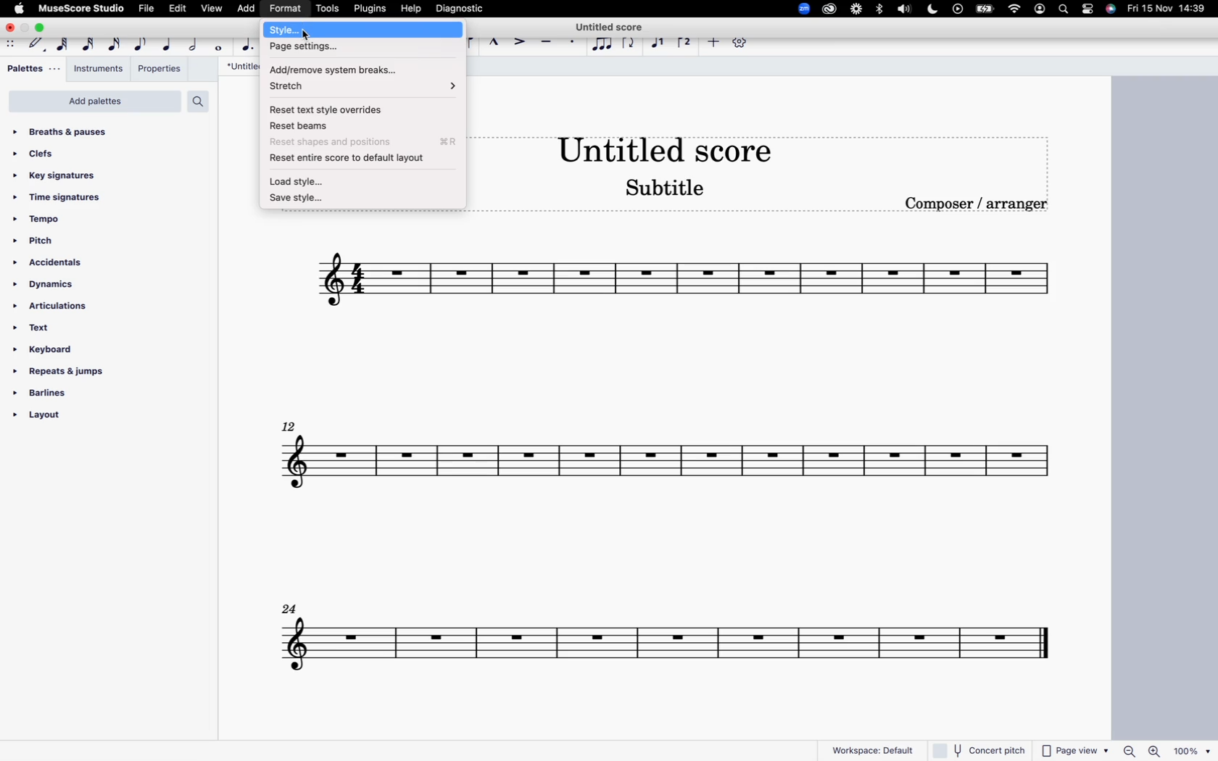  I want to click on file, so click(145, 10).